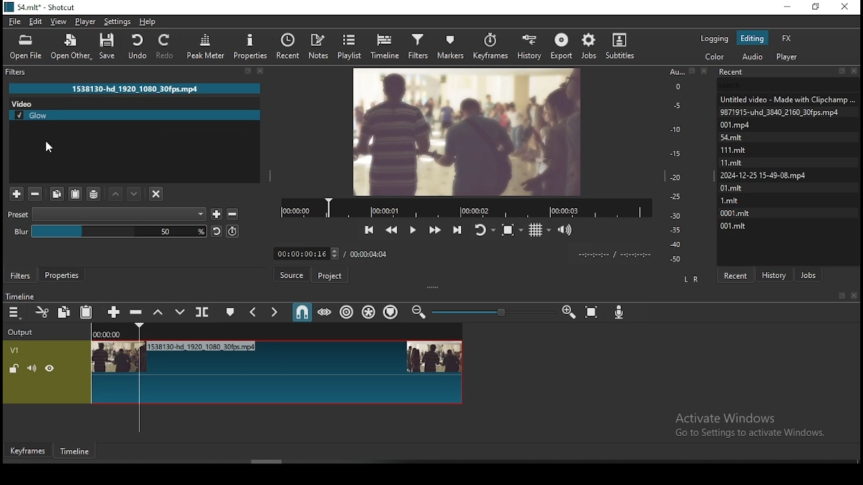  I want to click on L R, so click(689, 278).